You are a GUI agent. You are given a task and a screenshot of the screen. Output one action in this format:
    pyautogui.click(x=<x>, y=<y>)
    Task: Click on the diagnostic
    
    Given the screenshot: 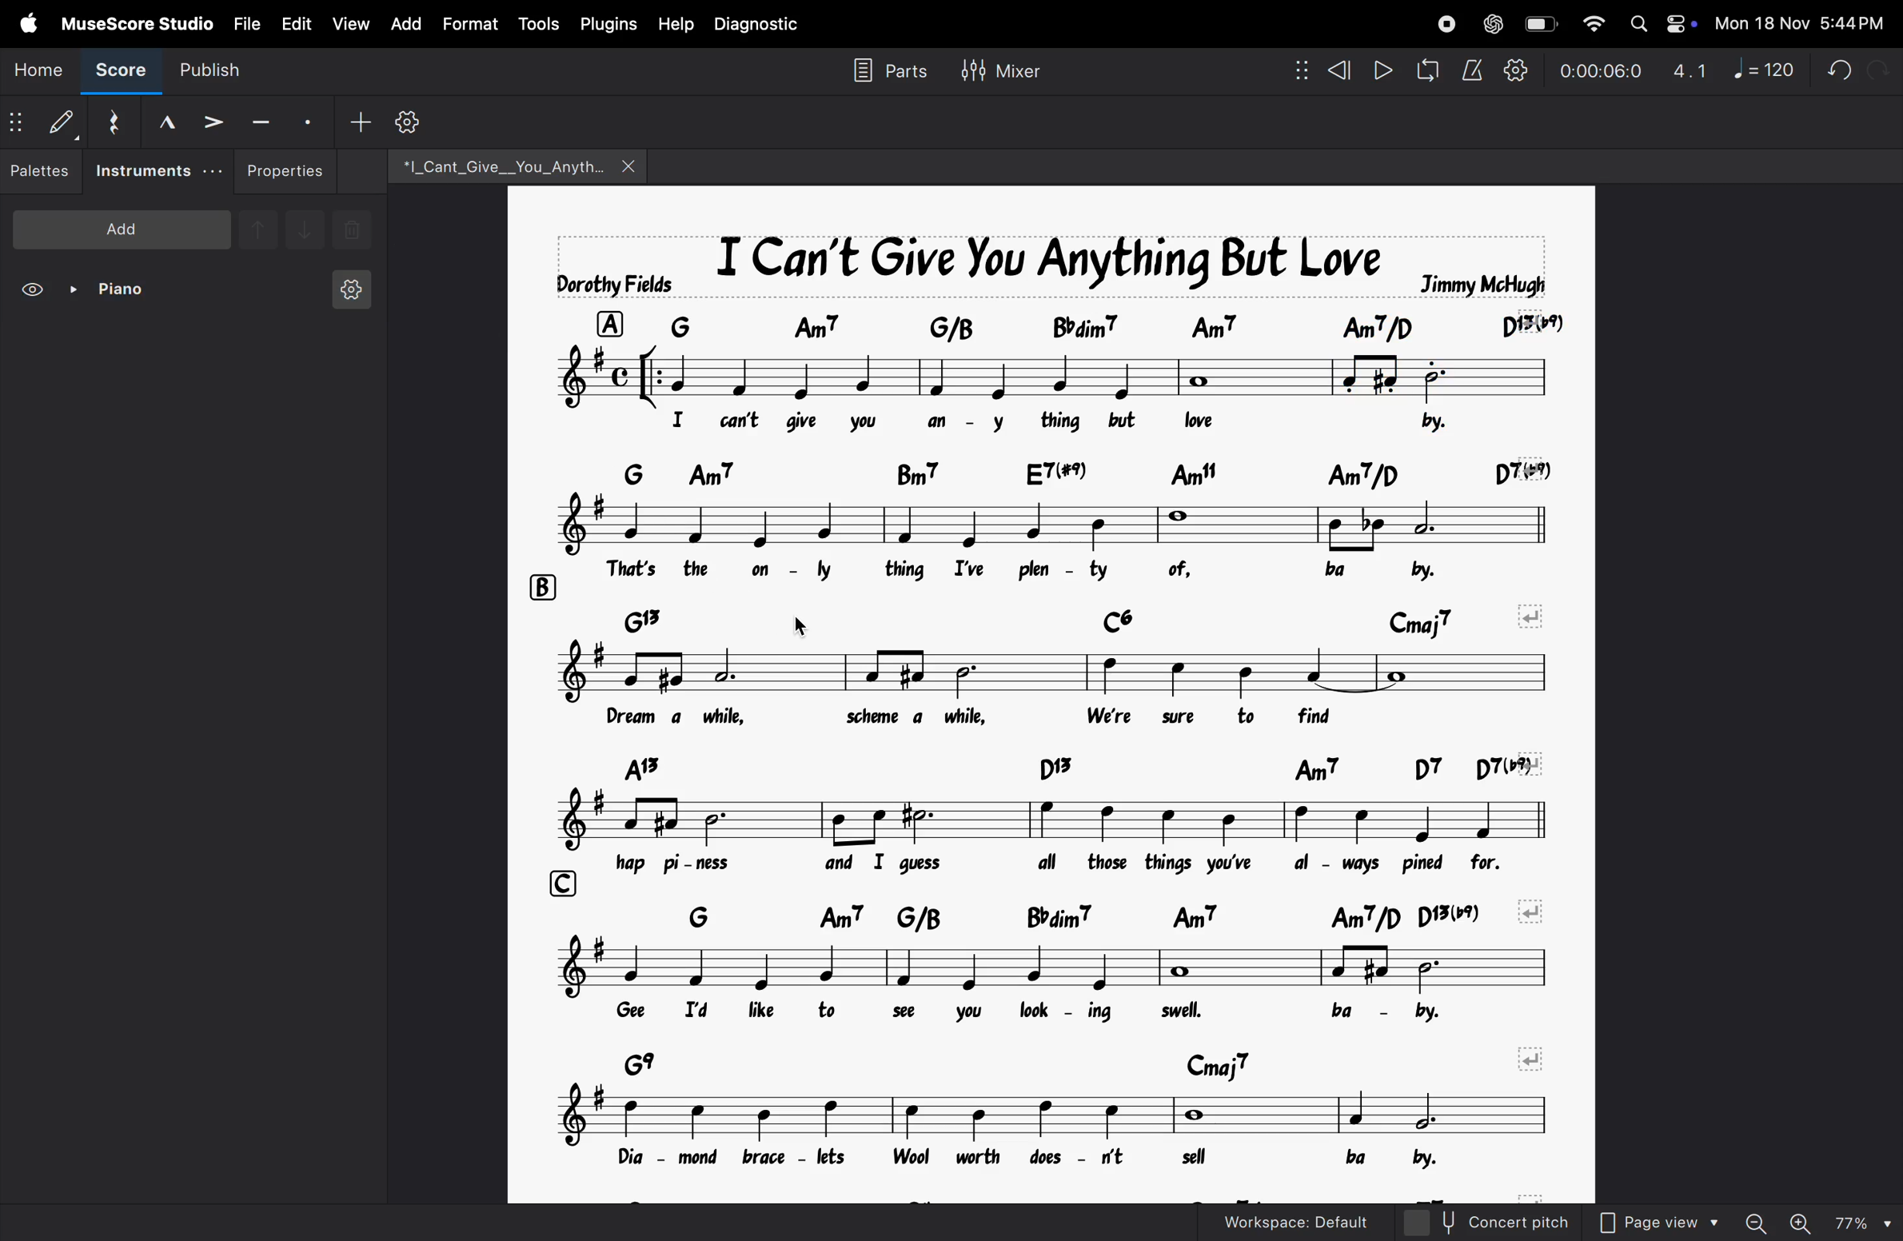 What is the action you would take?
    pyautogui.click(x=763, y=27)
    